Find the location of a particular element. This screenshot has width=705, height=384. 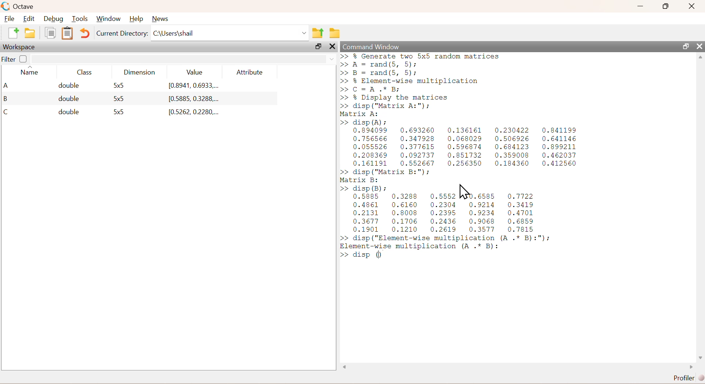

Edit is located at coordinates (31, 18).